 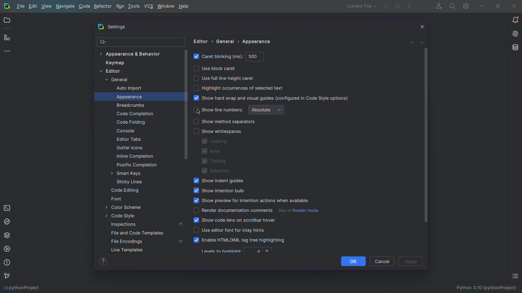 What do you see at coordinates (104, 261) in the screenshot?
I see `Help` at bounding box center [104, 261].